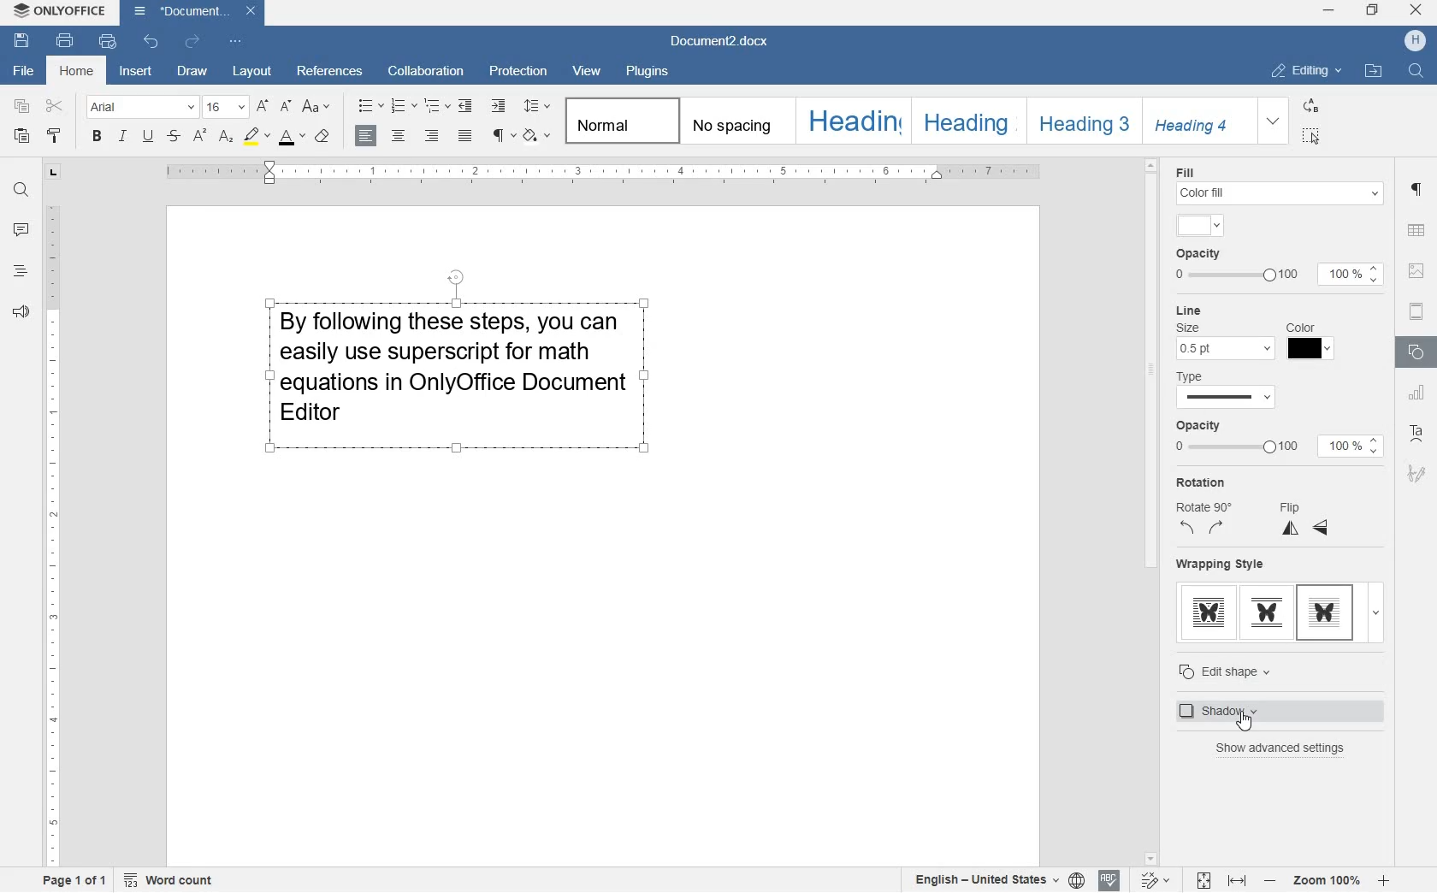 This screenshot has width=1437, height=893. What do you see at coordinates (1416, 190) in the screenshot?
I see `paragraph settings` at bounding box center [1416, 190].